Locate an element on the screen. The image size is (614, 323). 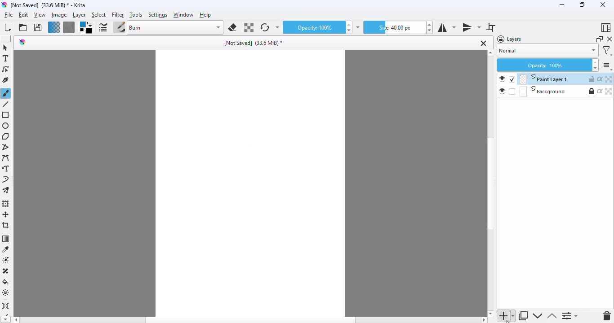
delete the layer or mask is located at coordinates (607, 316).